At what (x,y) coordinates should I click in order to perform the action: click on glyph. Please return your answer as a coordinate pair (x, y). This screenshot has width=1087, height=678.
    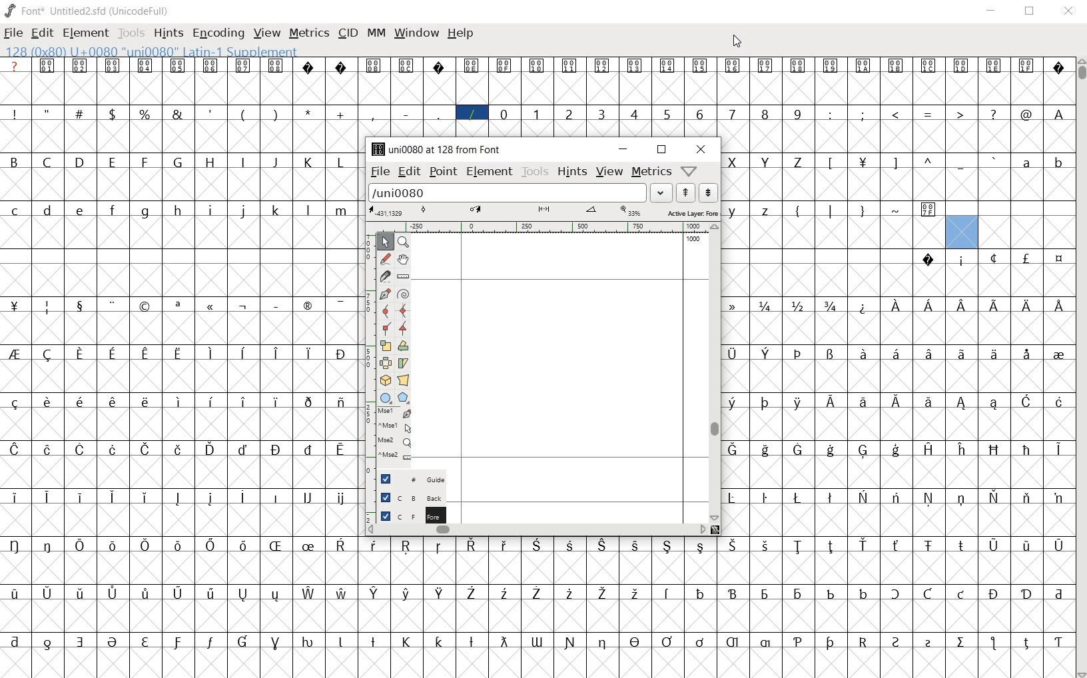
    Looking at the image, I should click on (177, 643).